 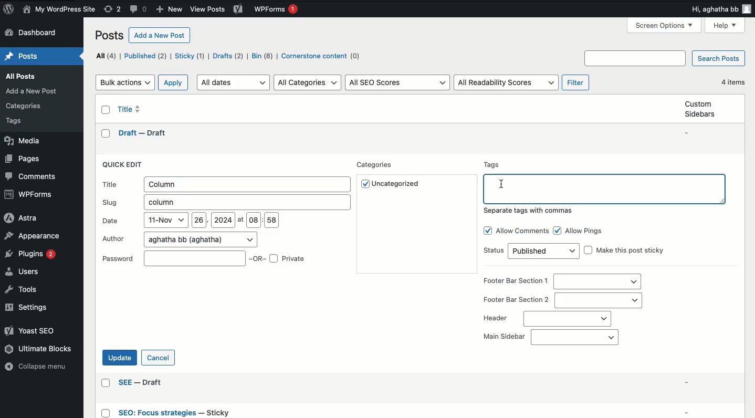 I want to click on Collapse menu, so click(x=39, y=369).